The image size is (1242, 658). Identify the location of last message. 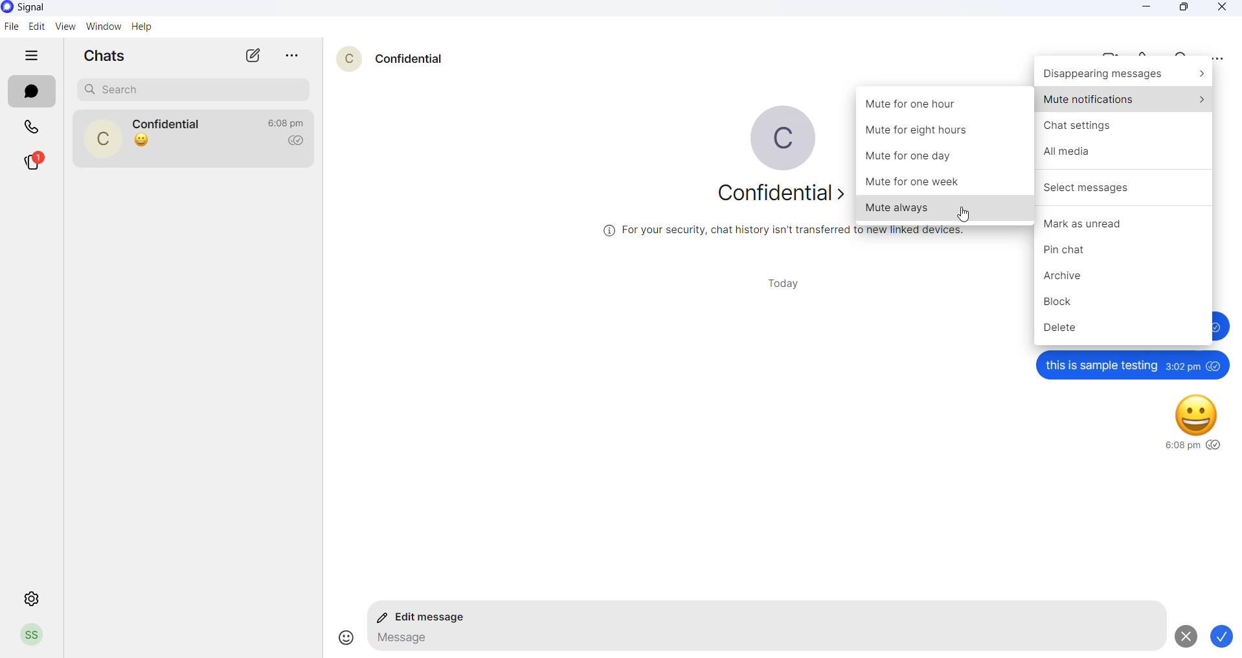
(142, 141).